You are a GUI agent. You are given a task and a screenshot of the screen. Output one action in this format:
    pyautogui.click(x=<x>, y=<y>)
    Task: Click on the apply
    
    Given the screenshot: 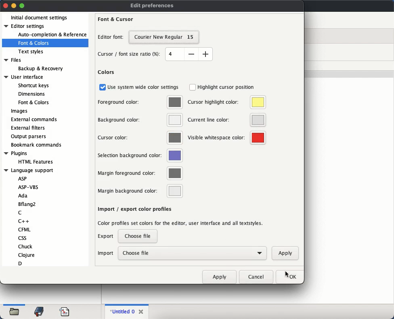 What is the action you would take?
    pyautogui.click(x=220, y=277)
    